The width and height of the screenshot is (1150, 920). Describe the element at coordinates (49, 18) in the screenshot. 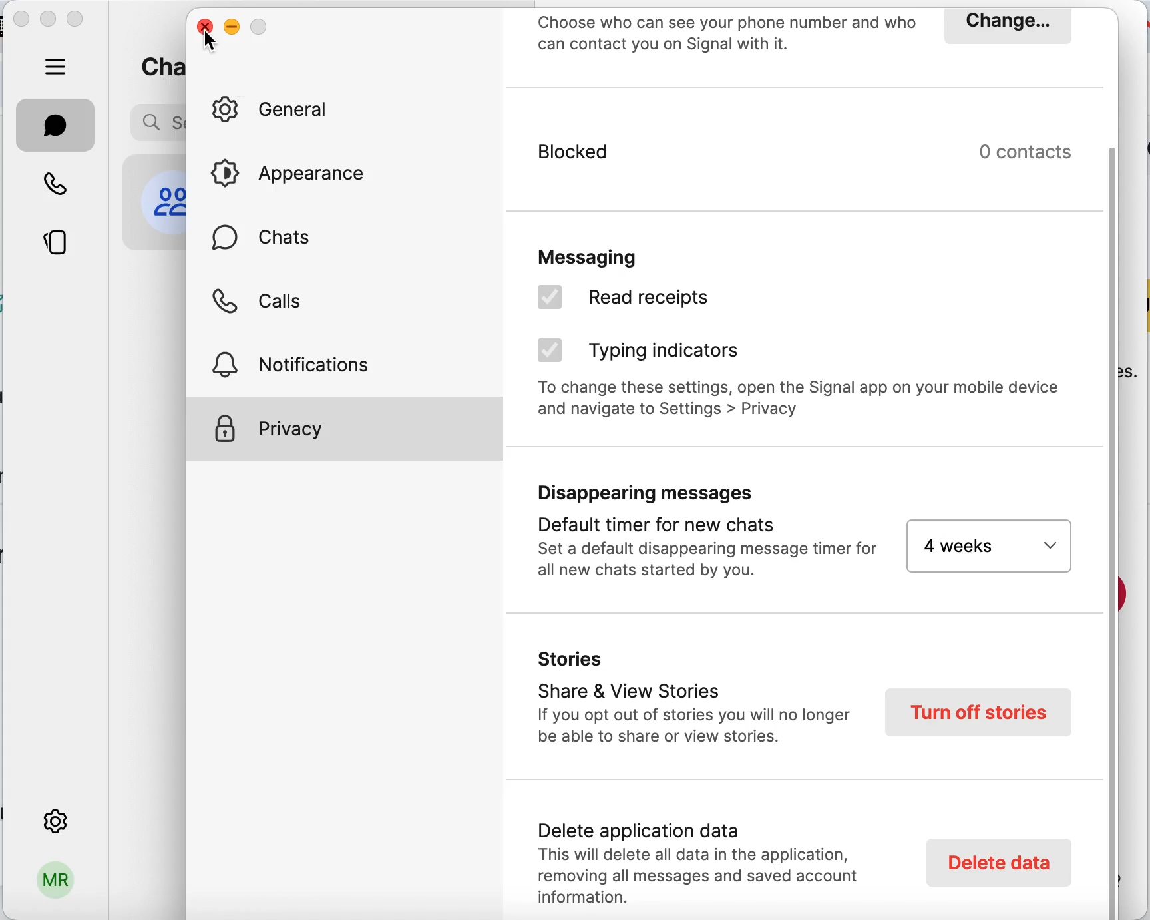

I see `minimize` at that location.